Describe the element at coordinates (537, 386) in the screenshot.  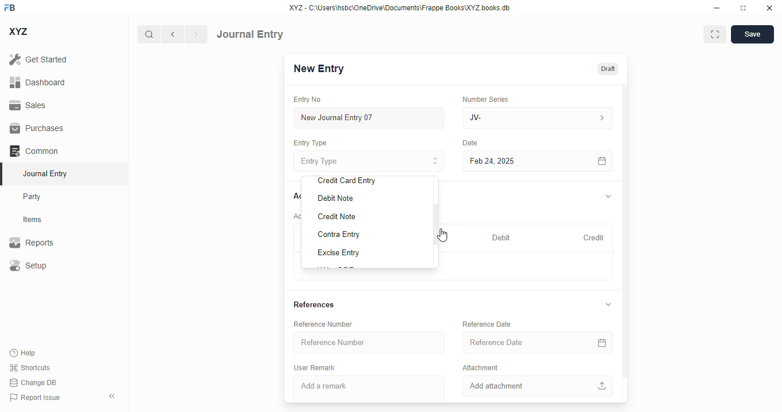
I see `add attachment` at that location.